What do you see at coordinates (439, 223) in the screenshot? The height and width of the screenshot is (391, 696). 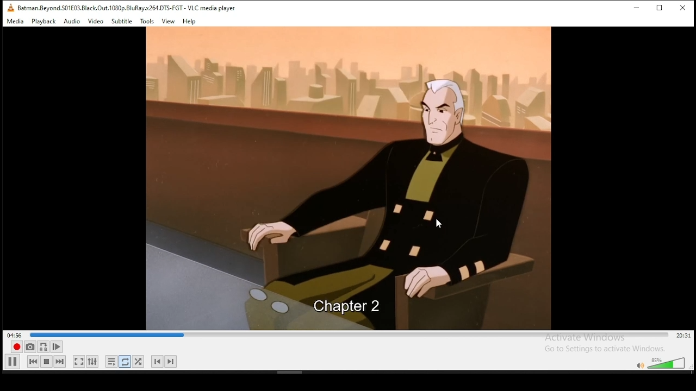 I see `cursor` at bounding box center [439, 223].